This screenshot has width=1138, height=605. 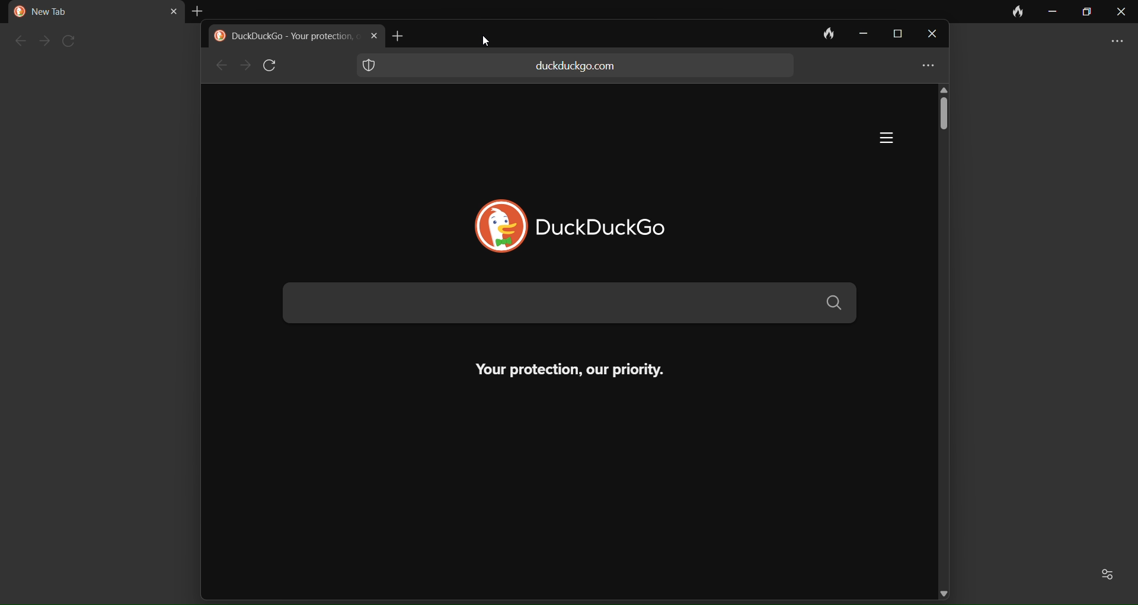 What do you see at coordinates (1121, 12) in the screenshot?
I see `close` at bounding box center [1121, 12].